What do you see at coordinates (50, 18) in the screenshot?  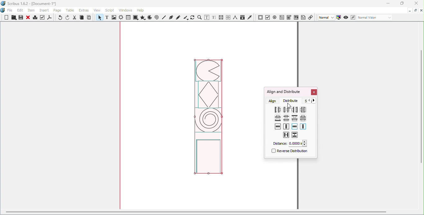 I see `save as PDF` at bounding box center [50, 18].